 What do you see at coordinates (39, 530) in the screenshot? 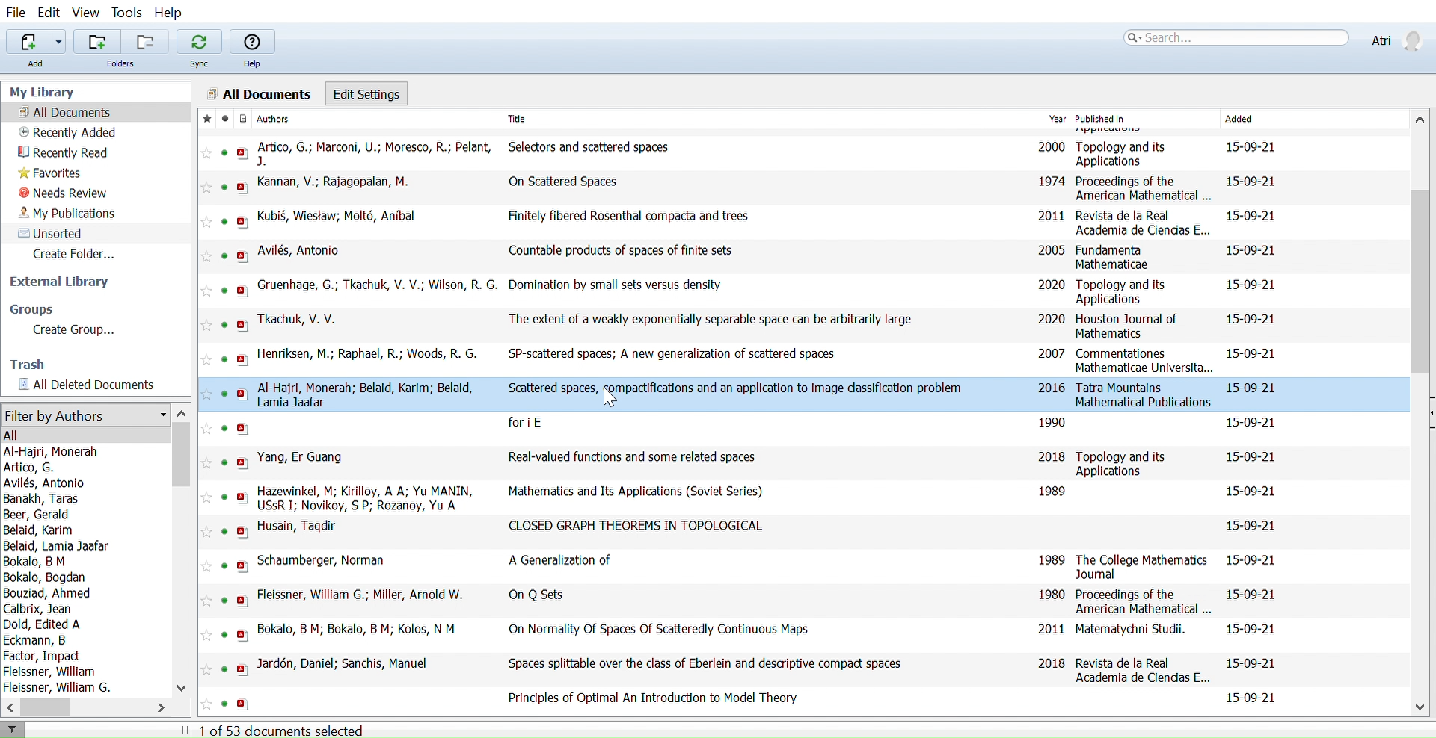
I see `Belaid, Karim` at bounding box center [39, 530].